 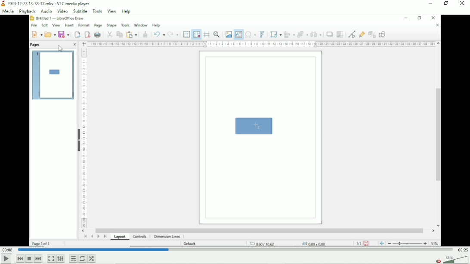 What do you see at coordinates (8, 250) in the screenshot?
I see `Elapsed time` at bounding box center [8, 250].